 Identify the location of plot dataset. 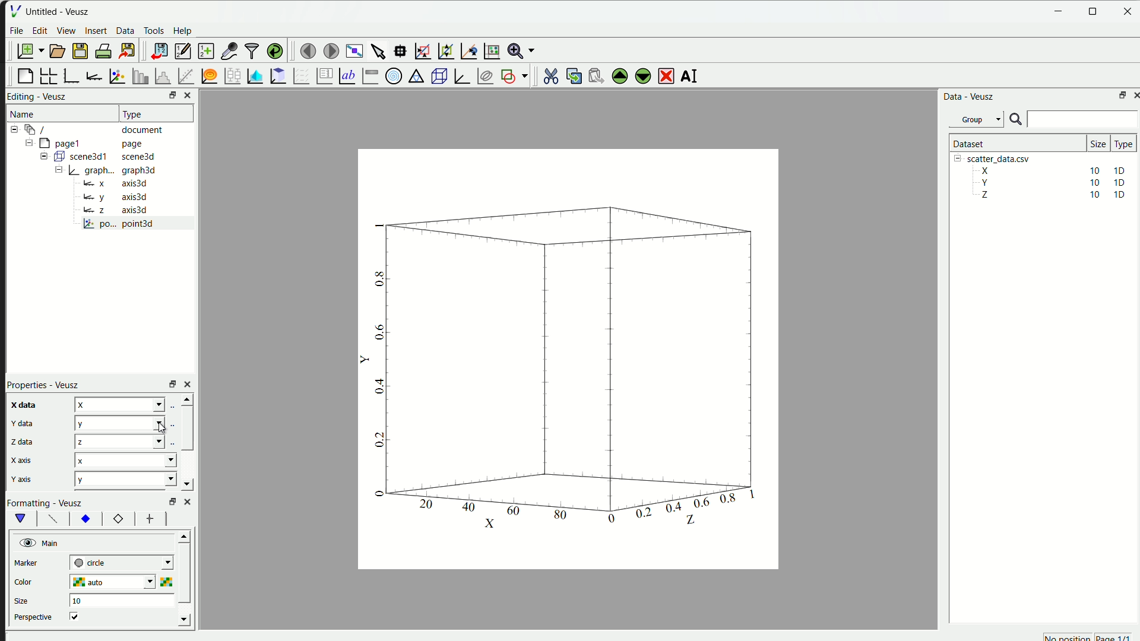
(253, 75).